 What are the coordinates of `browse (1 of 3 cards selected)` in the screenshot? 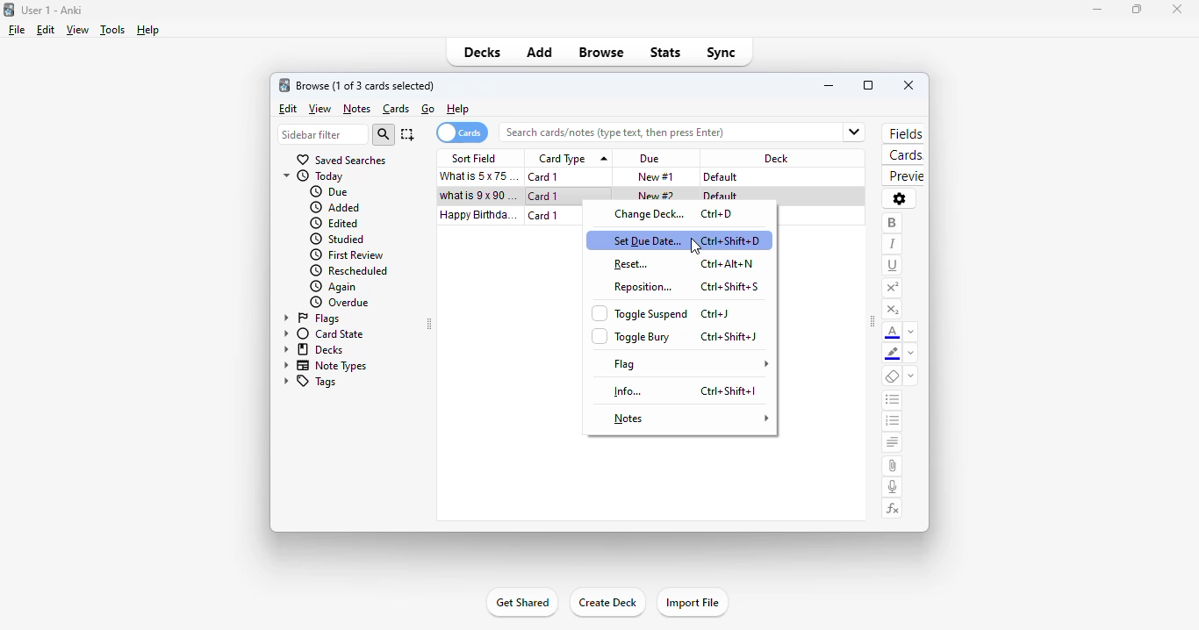 It's located at (365, 85).